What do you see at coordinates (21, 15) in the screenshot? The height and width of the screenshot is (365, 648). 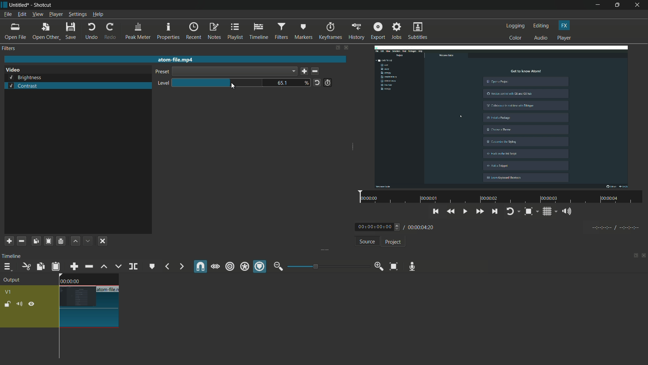 I see `edit menu` at bounding box center [21, 15].